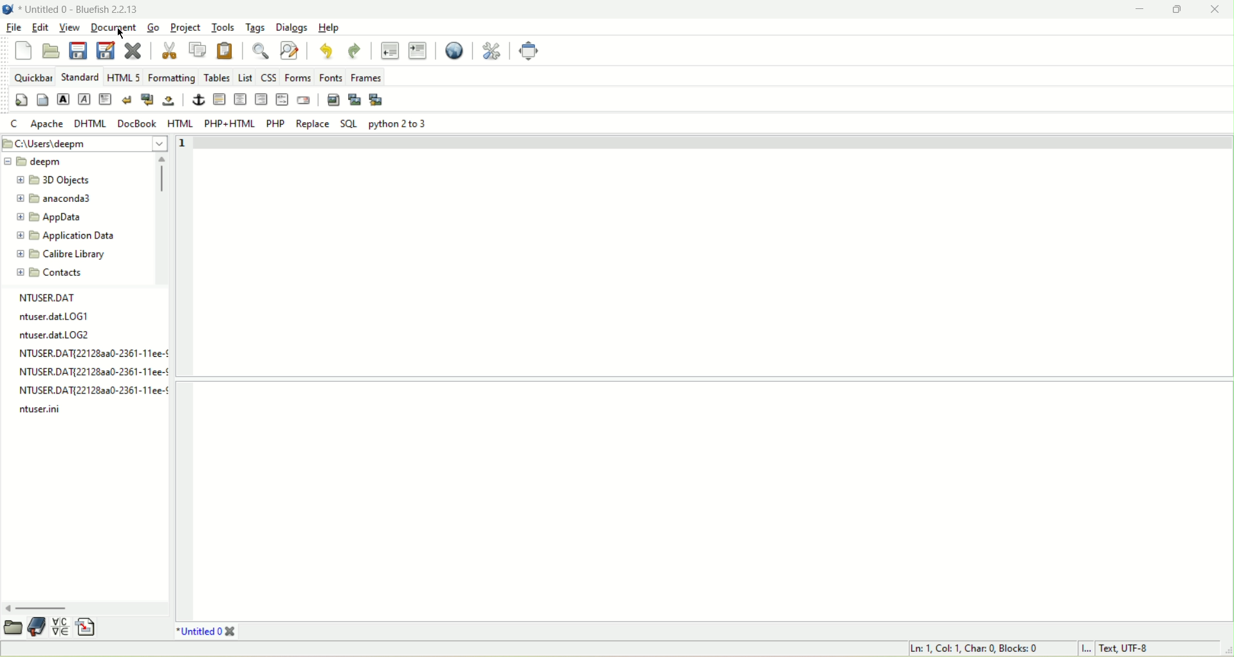 This screenshot has width=1234, height=657. Describe the element at coordinates (357, 100) in the screenshot. I see `insert plugin` at that location.